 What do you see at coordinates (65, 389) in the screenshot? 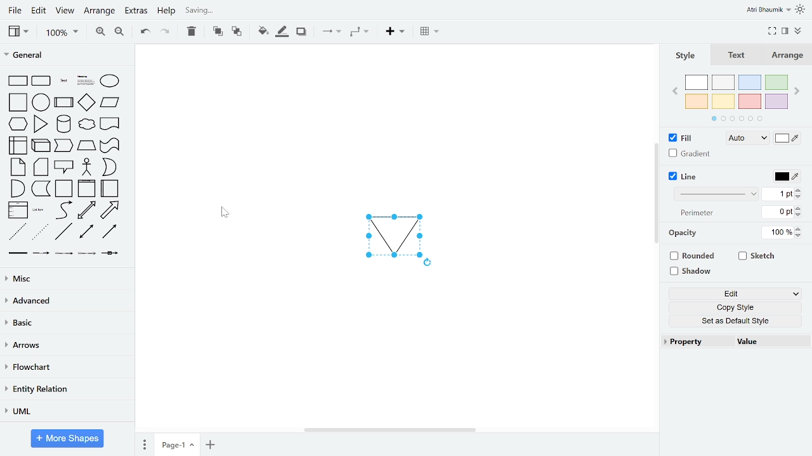
I see `entity relation` at bounding box center [65, 389].